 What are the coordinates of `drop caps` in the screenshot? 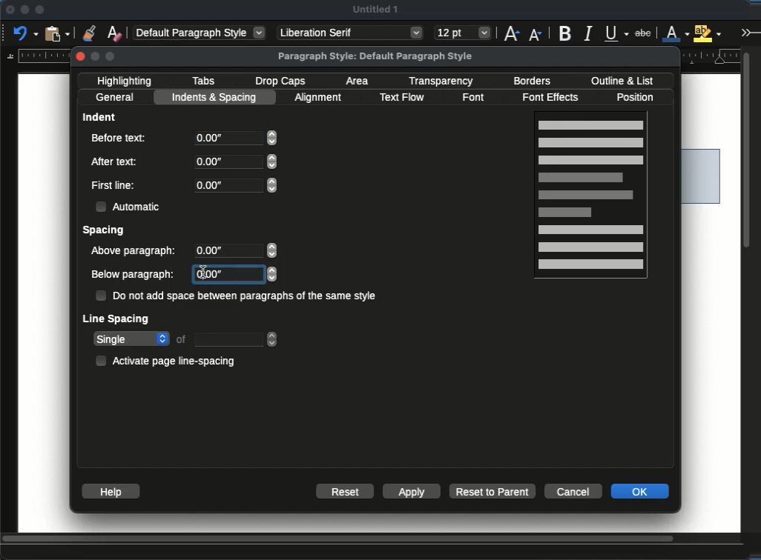 It's located at (280, 82).